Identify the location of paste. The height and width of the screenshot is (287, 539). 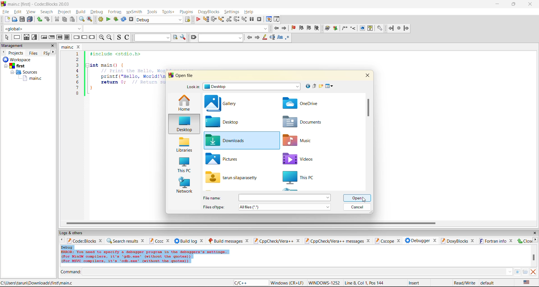
(72, 19).